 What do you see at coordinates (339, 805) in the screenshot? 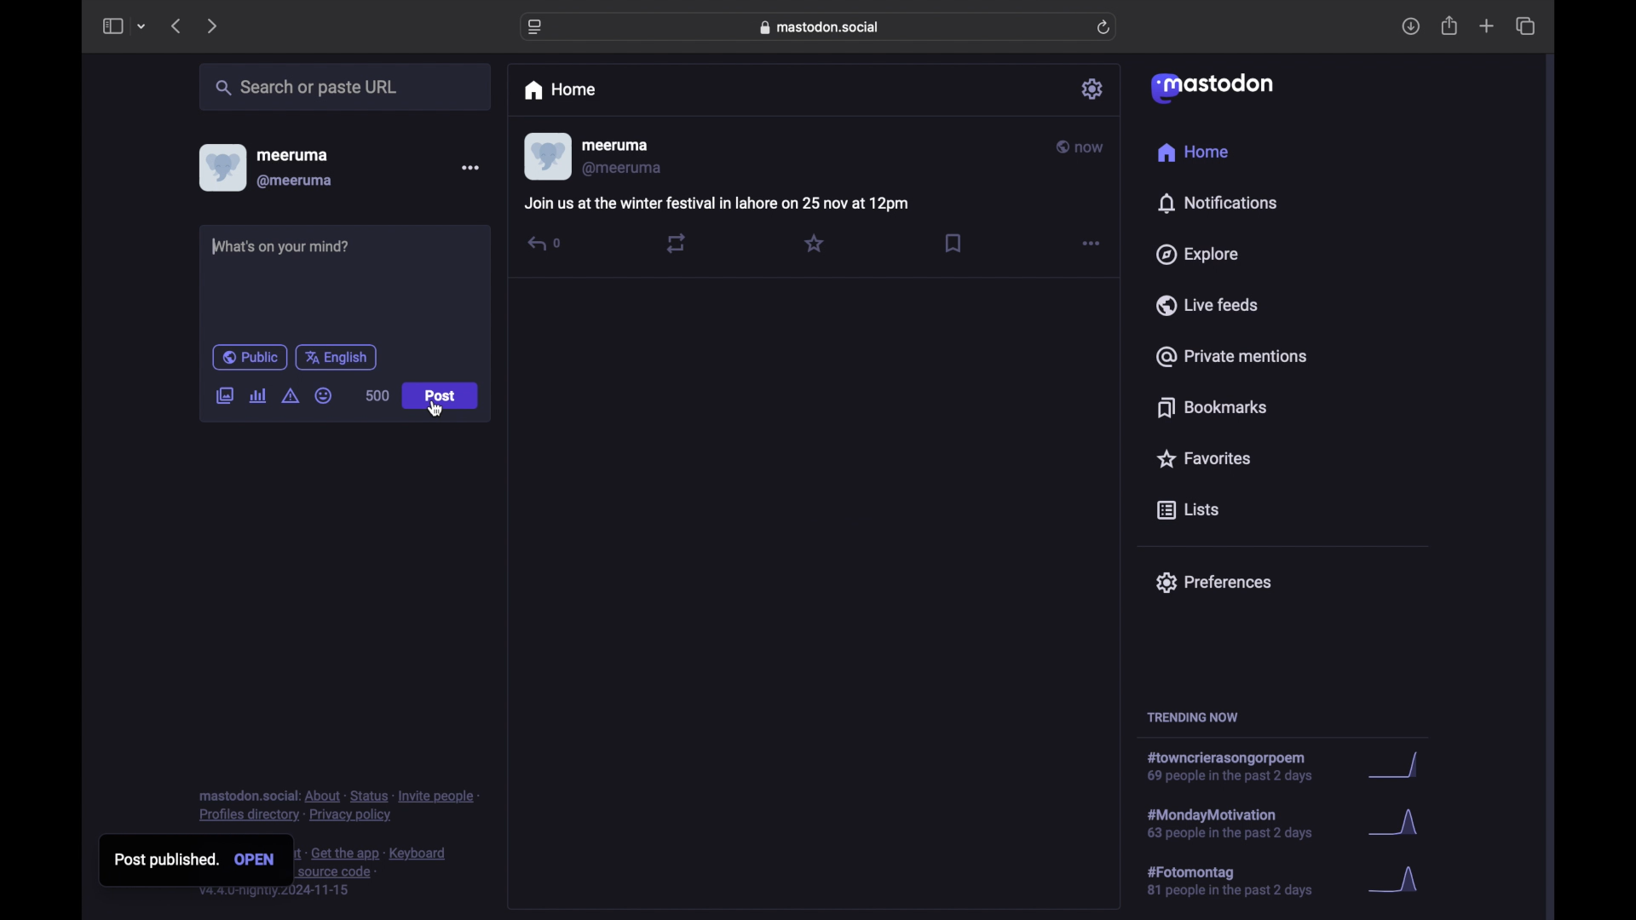
I see `footnote` at bounding box center [339, 805].